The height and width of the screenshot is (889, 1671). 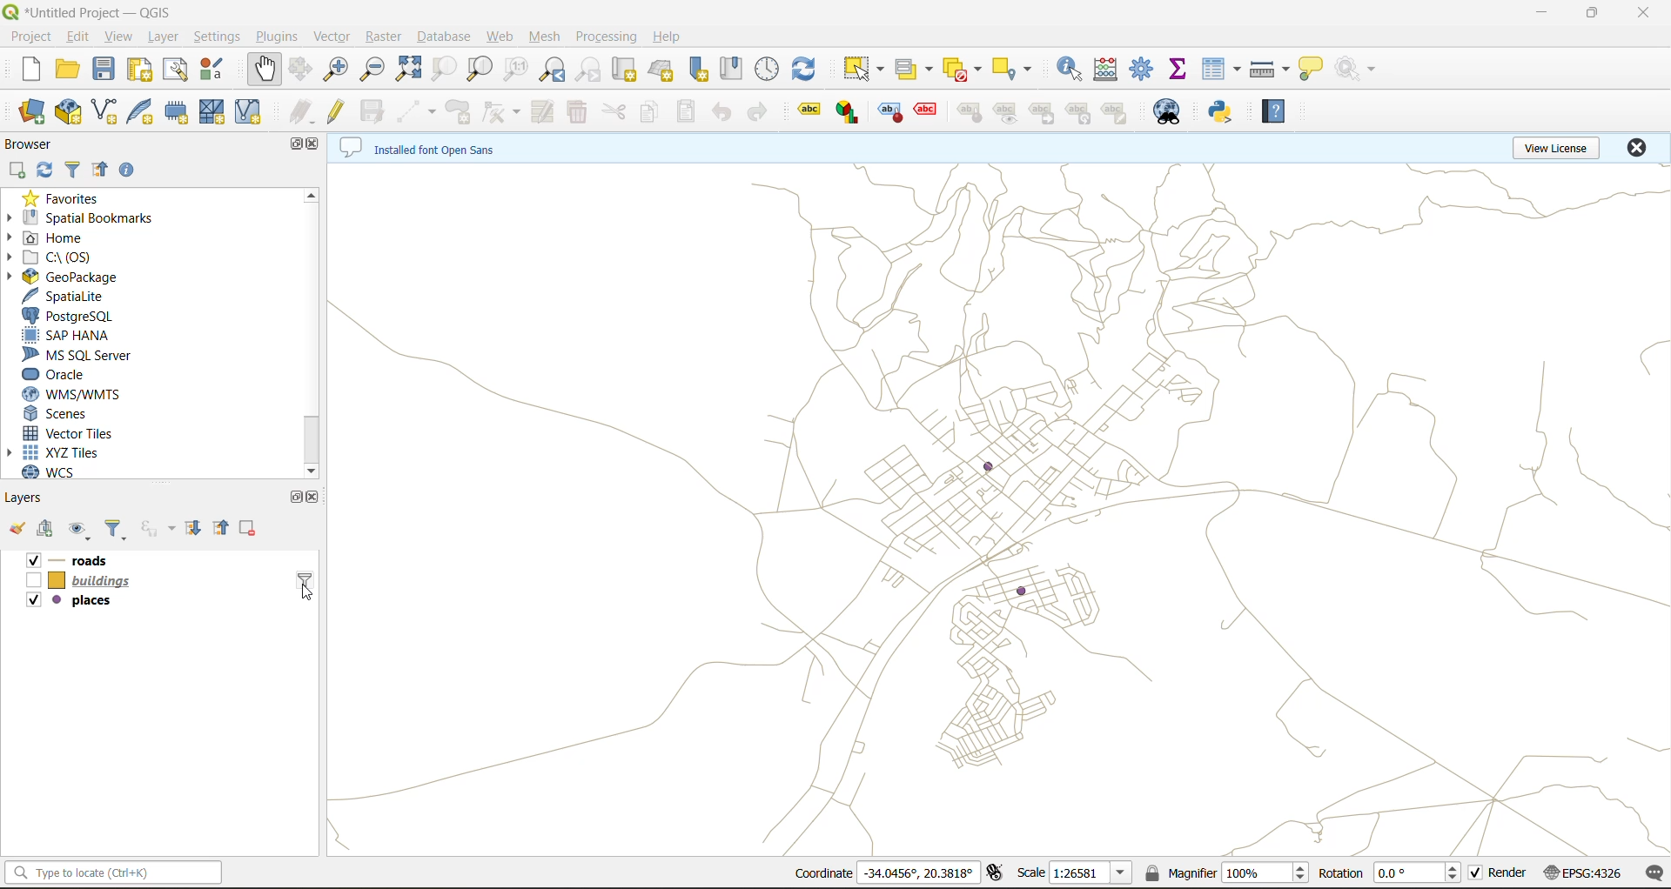 What do you see at coordinates (1114, 112) in the screenshot?
I see `edit label` at bounding box center [1114, 112].